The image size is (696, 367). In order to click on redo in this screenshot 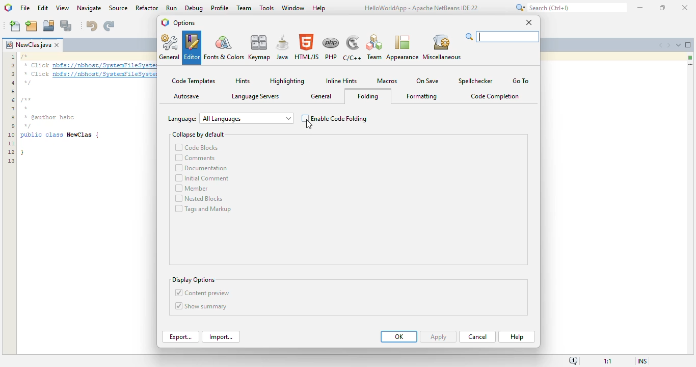, I will do `click(110, 26)`.